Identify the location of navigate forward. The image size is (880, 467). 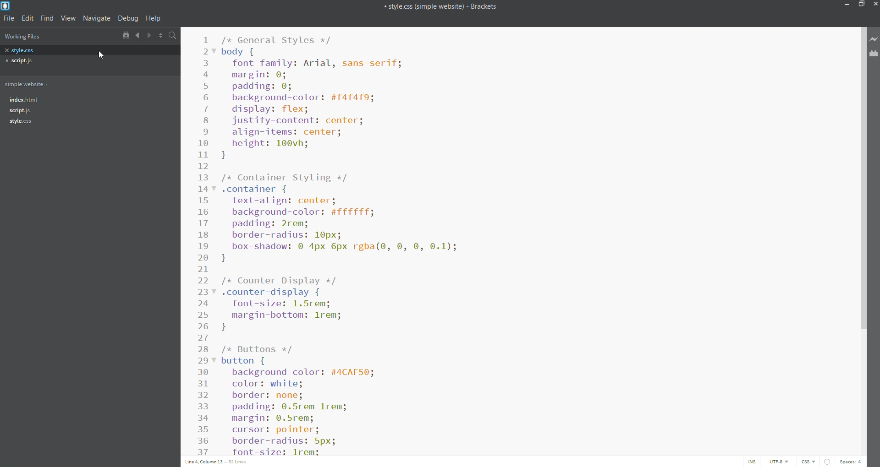
(150, 36).